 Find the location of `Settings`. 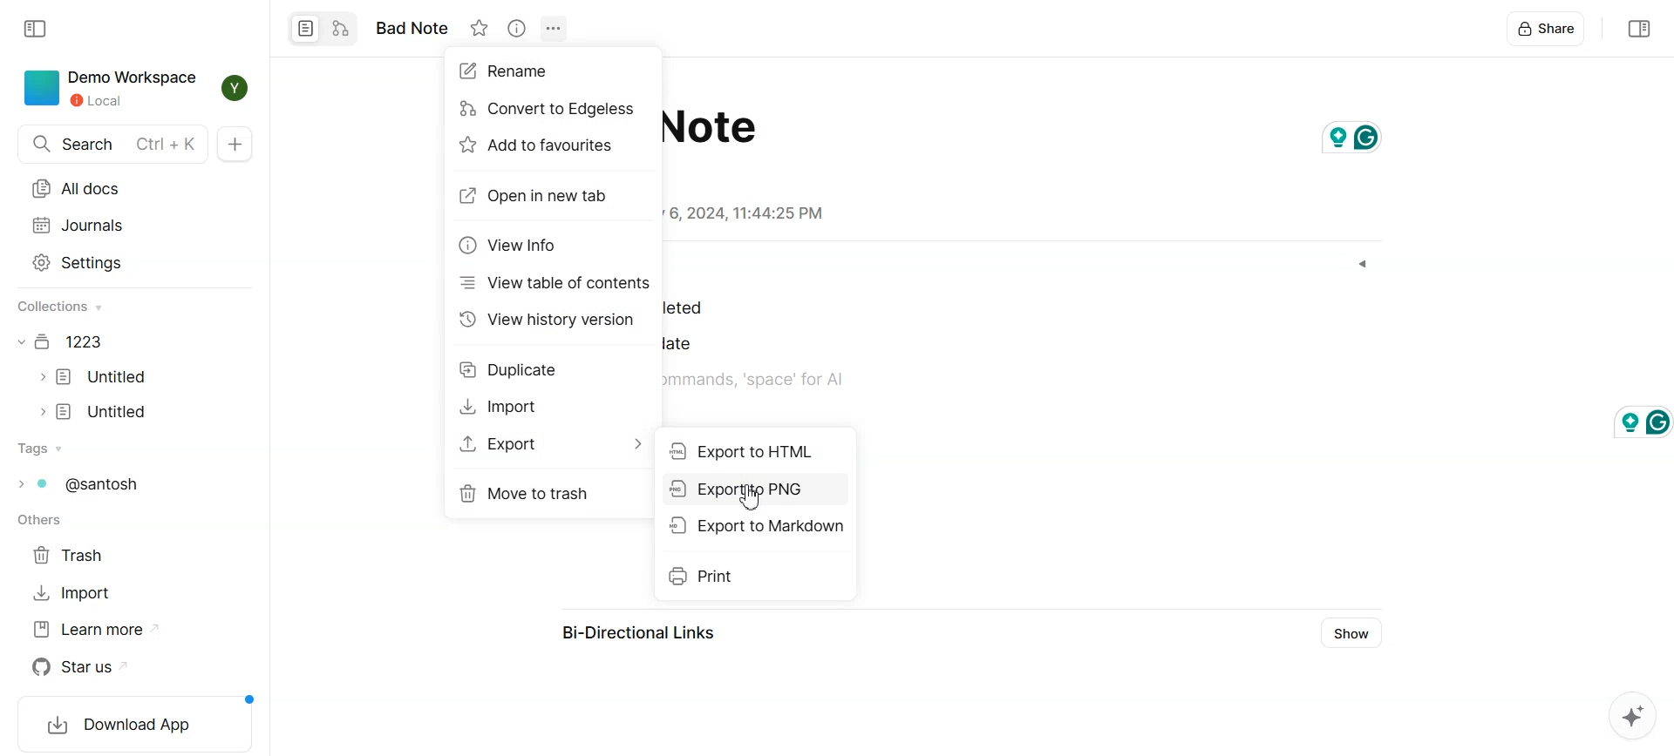

Settings is located at coordinates (111, 263).